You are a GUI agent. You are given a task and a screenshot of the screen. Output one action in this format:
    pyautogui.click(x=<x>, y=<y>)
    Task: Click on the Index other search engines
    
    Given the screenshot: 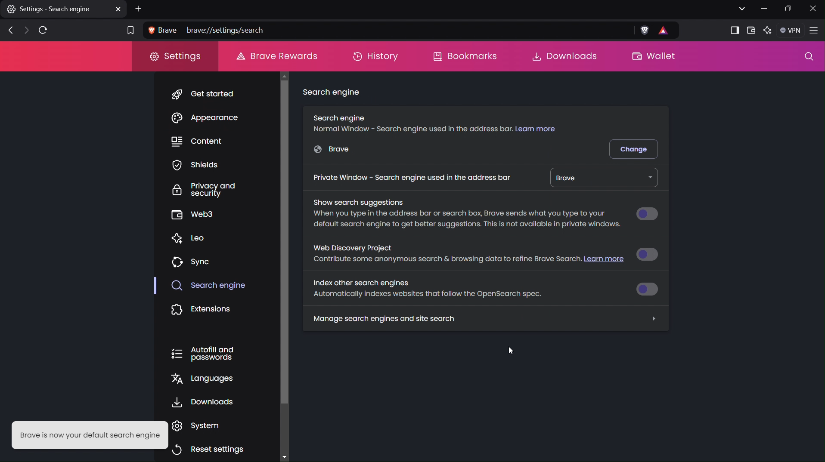 What is the action you would take?
    pyautogui.click(x=428, y=289)
    